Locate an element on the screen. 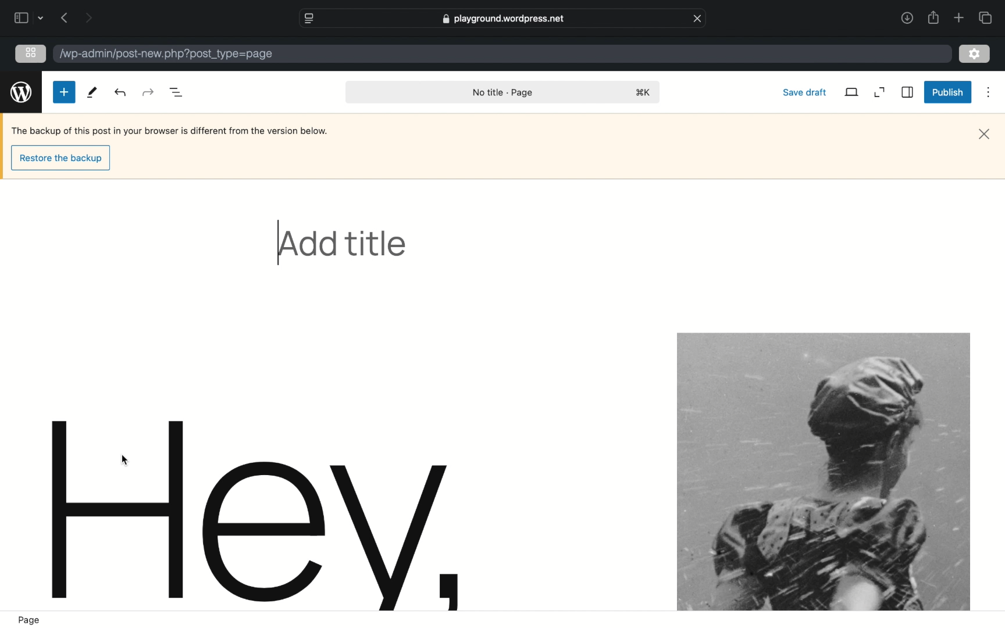  settings is located at coordinates (975, 55).